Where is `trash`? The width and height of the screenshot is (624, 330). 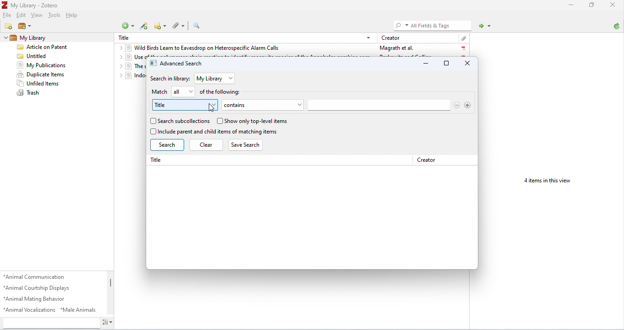 trash is located at coordinates (29, 93).